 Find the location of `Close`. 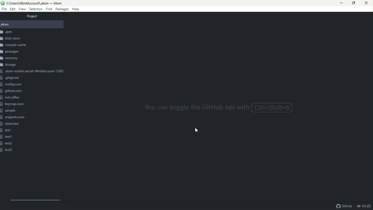

Close is located at coordinates (367, 3).